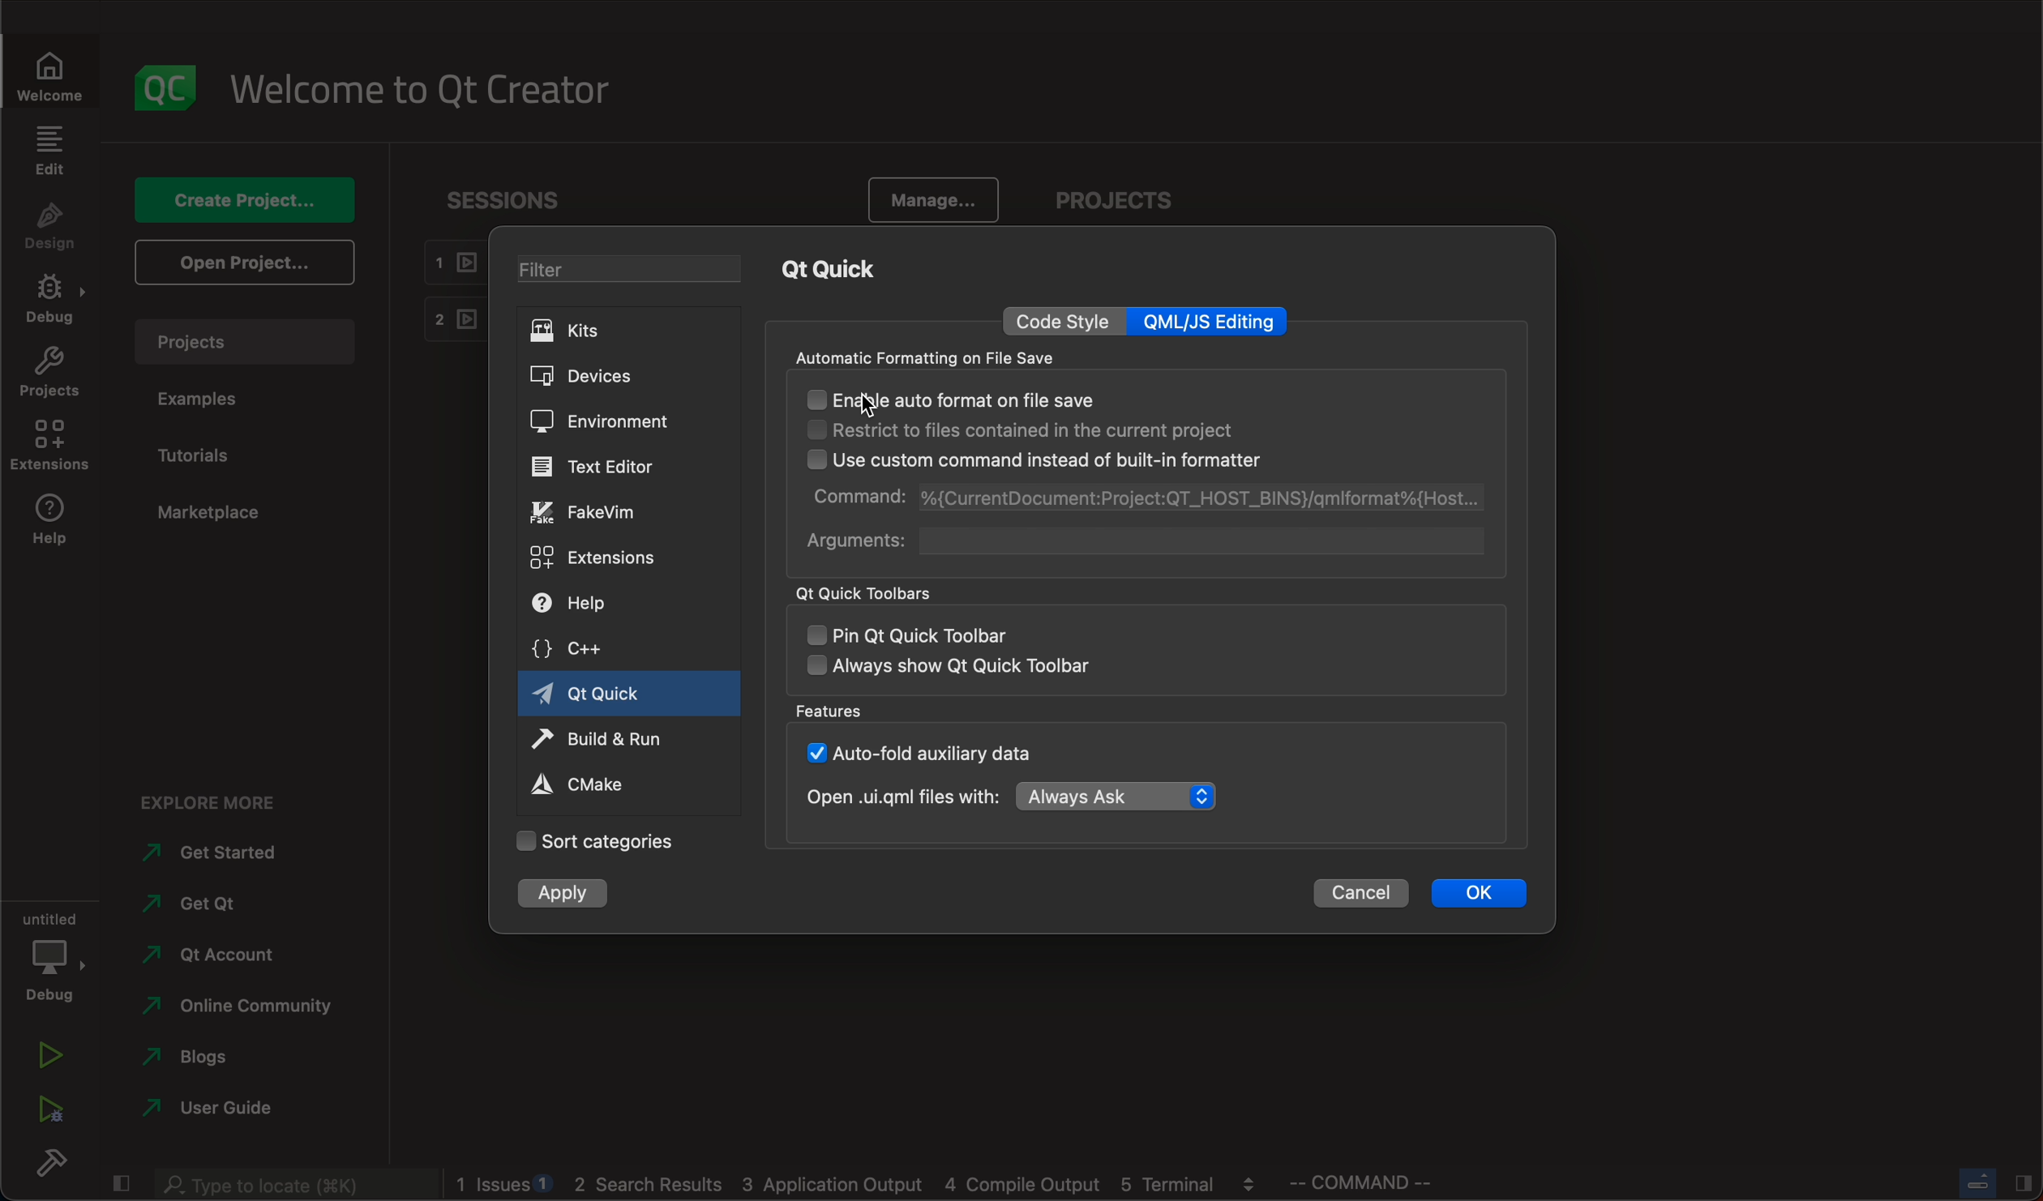 The image size is (2043, 1201). What do you see at coordinates (868, 592) in the screenshot?
I see `qt quick` at bounding box center [868, 592].